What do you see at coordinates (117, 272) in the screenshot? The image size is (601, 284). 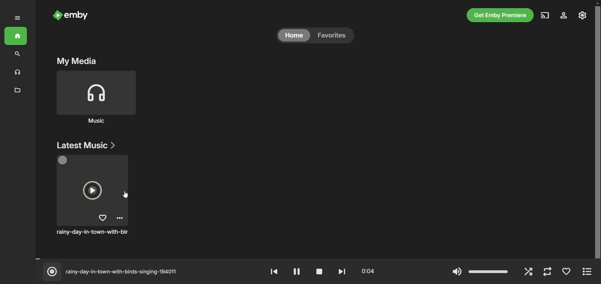 I see `(©  rainy-day-in-town-with-birds-singing-1940m` at bounding box center [117, 272].